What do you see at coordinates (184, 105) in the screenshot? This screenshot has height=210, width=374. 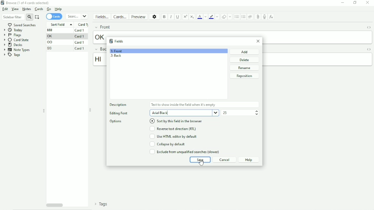 I see `Text to show inside the field when it's empty` at bounding box center [184, 105].